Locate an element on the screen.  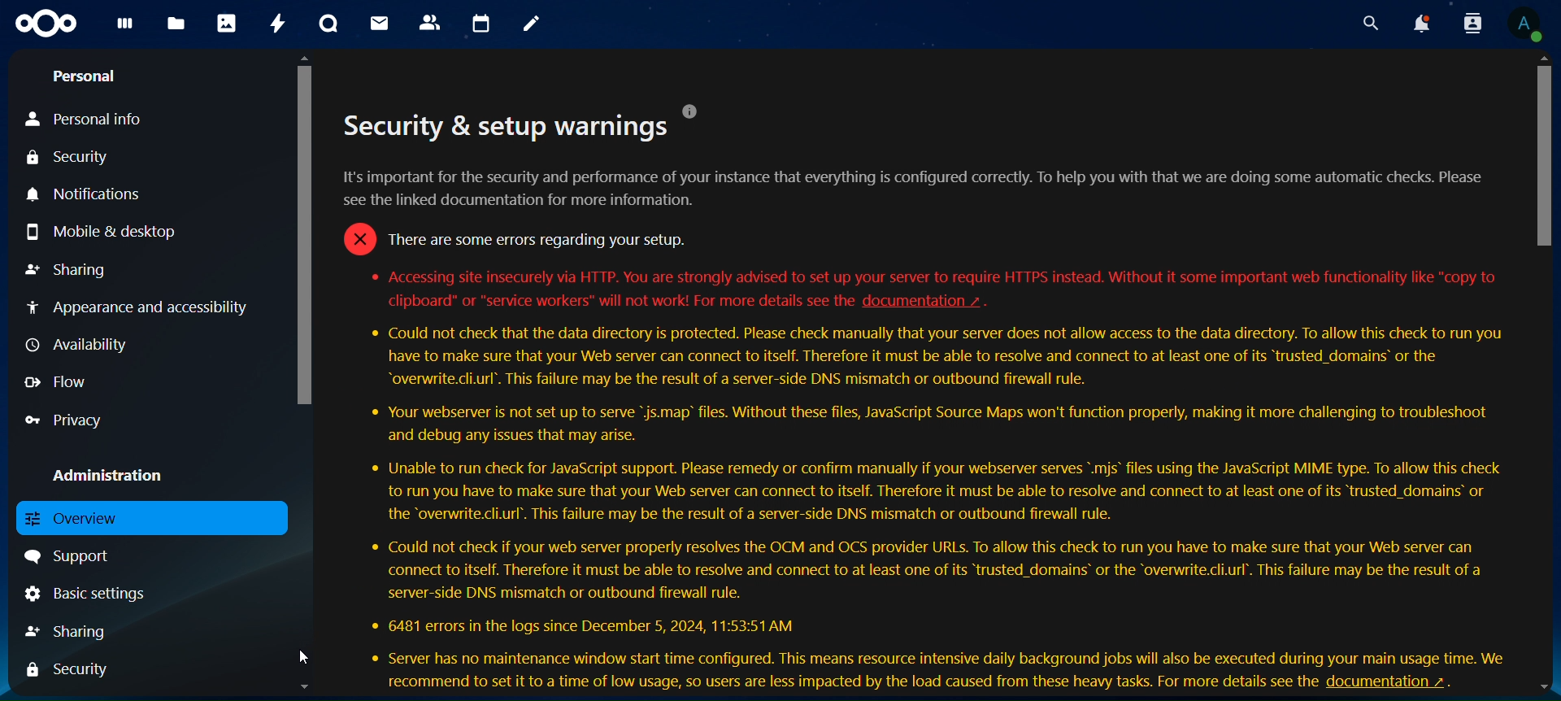
overview is located at coordinates (76, 518).